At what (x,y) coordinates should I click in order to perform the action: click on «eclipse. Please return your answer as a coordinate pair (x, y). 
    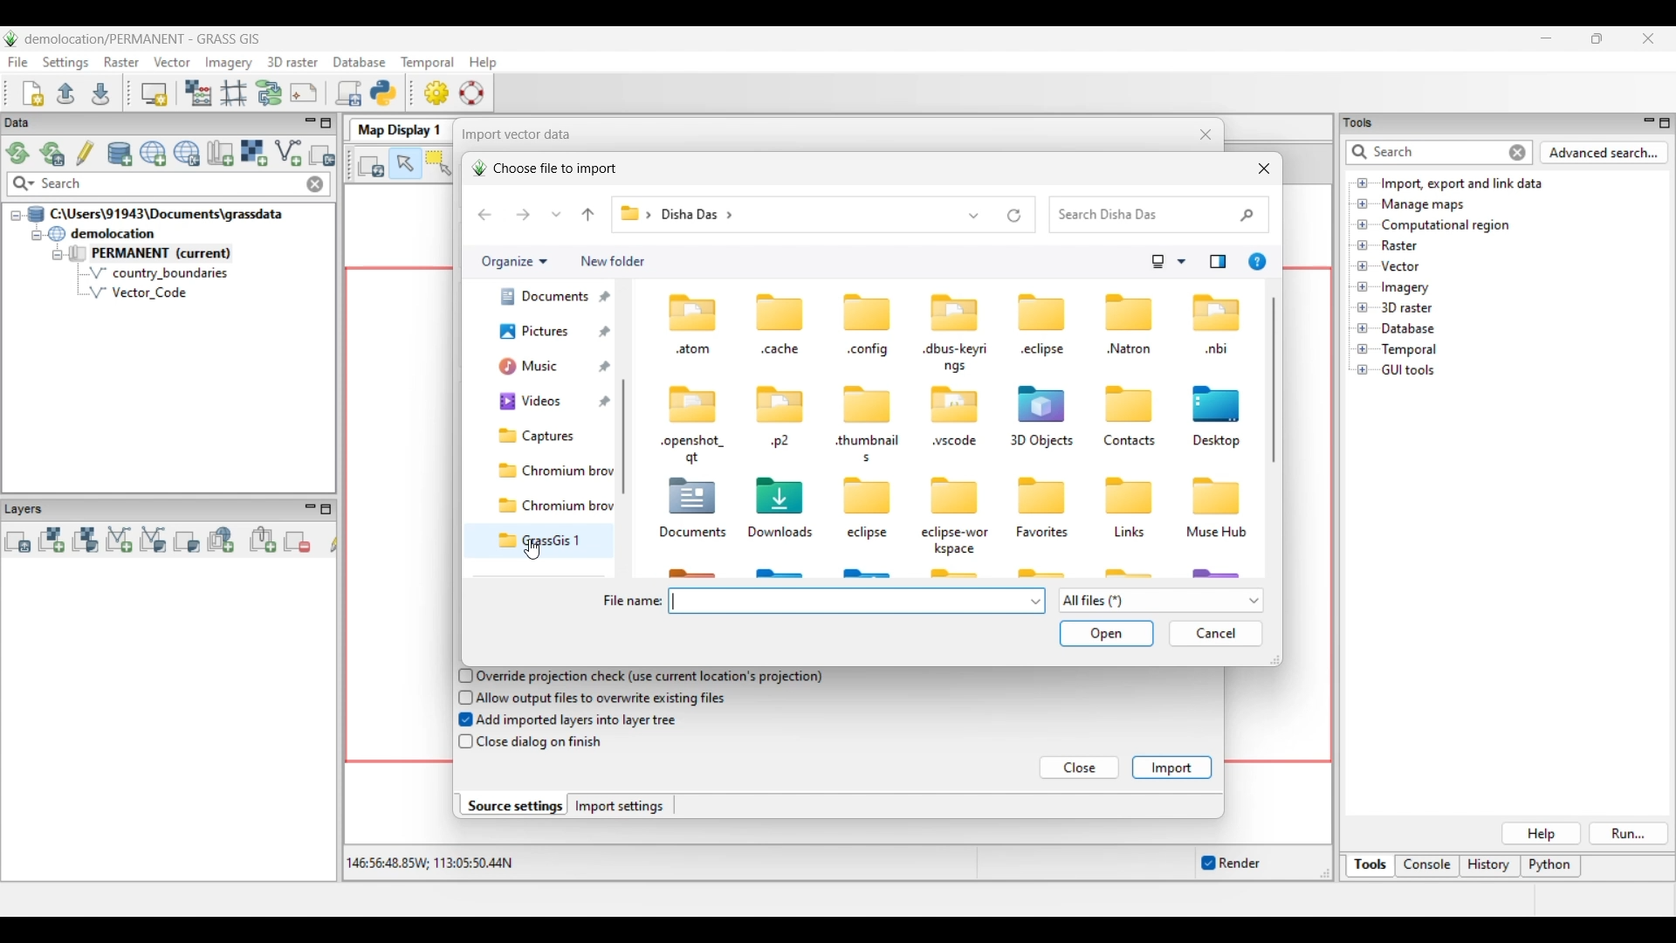
    Looking at the image, I should click on (1045, 352).